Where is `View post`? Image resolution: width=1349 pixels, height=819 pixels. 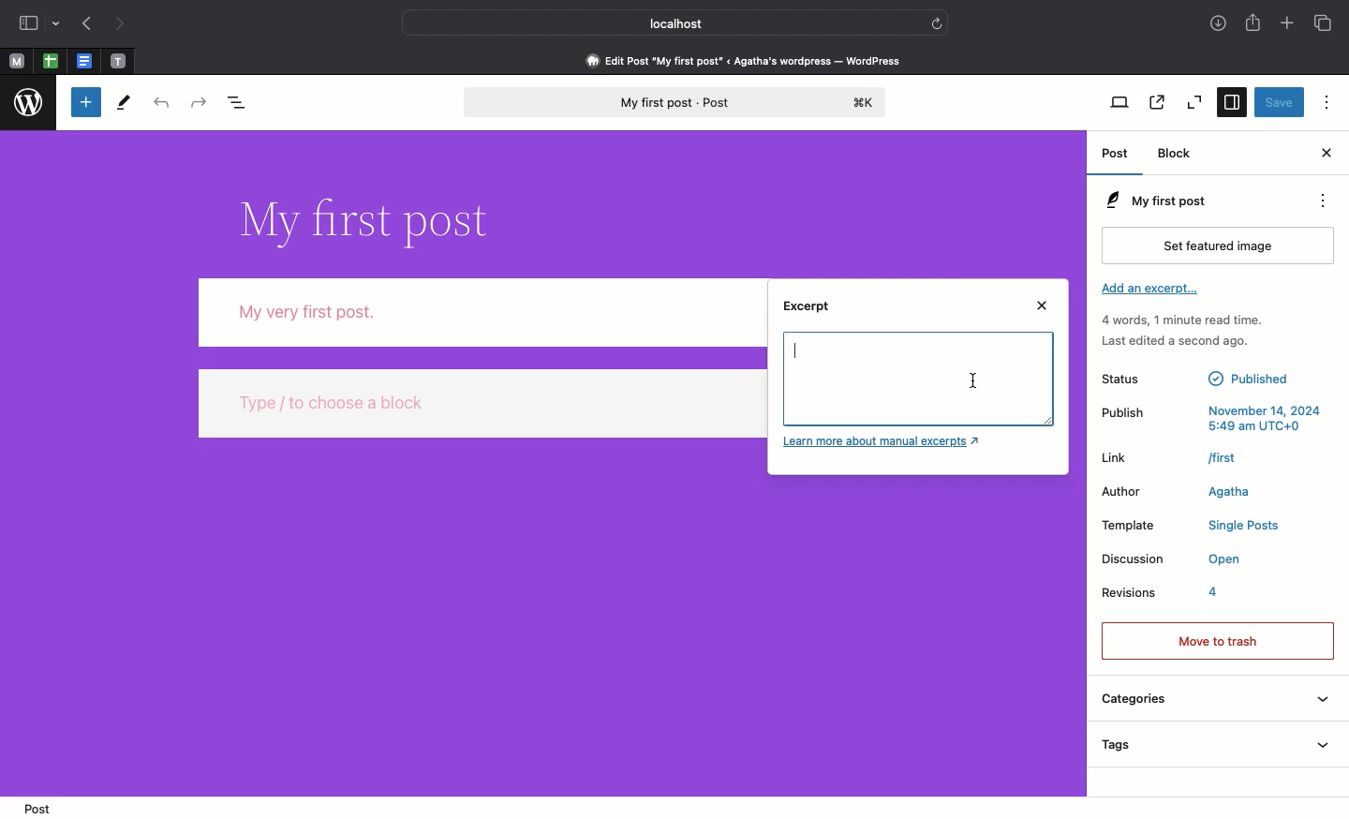 View post is located at coordinates (1155, 104).